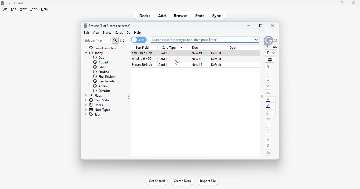  I want to click on card 1, so click(164, 59).